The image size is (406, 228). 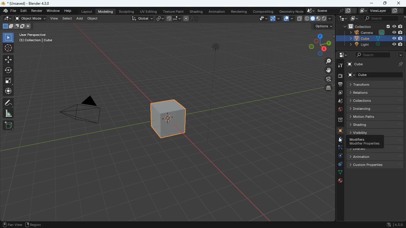 What do you see at coordinates (10, 11) in the screenshot?
I see `file` at bounding box center [10, 11].